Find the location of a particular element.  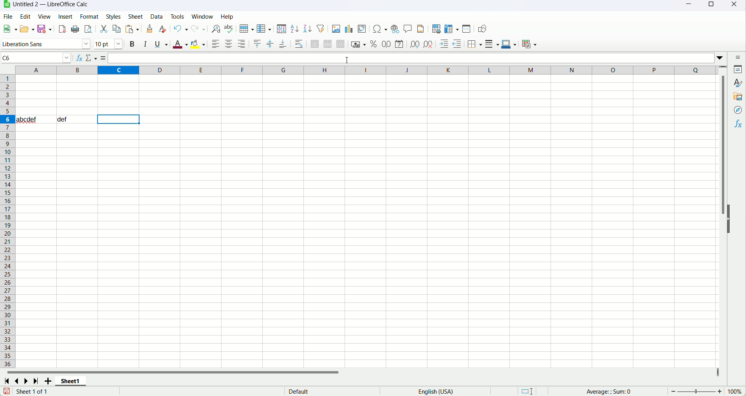

conditional is located at coordinates (530, 45).